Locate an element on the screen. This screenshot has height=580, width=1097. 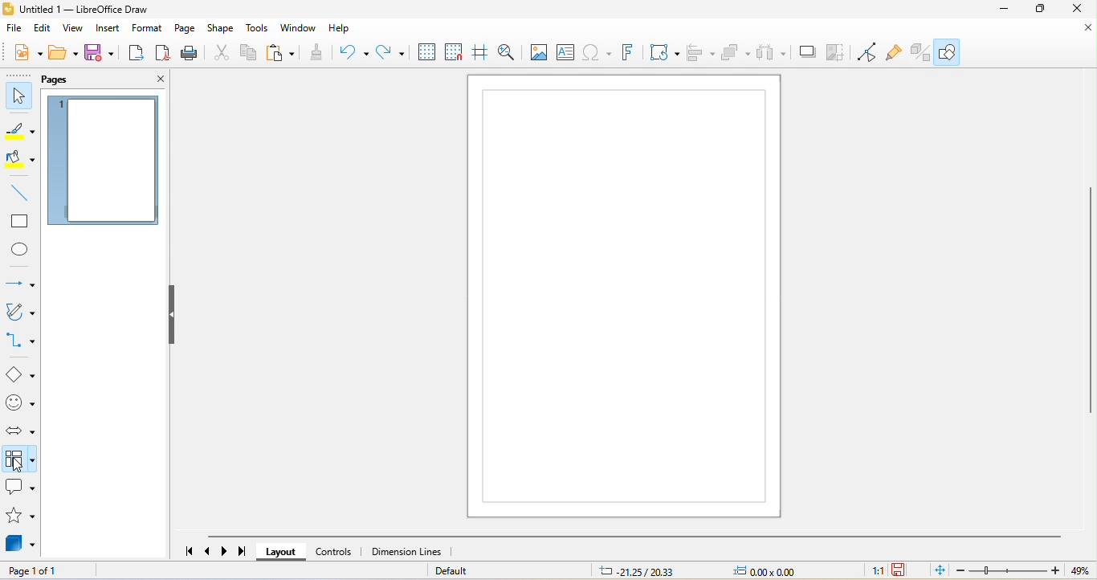
paste is located at coordinates (280, 55).